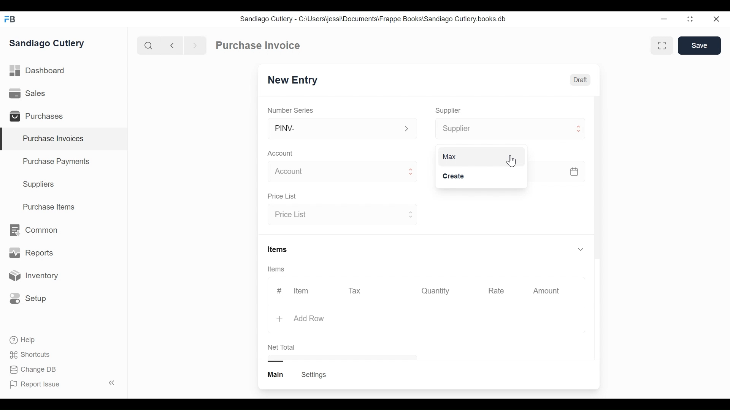 This screenshot has width=730, height=410. Describe the element at coordinates (333, 129) in the screenshot. I see `PINV-` at that location.